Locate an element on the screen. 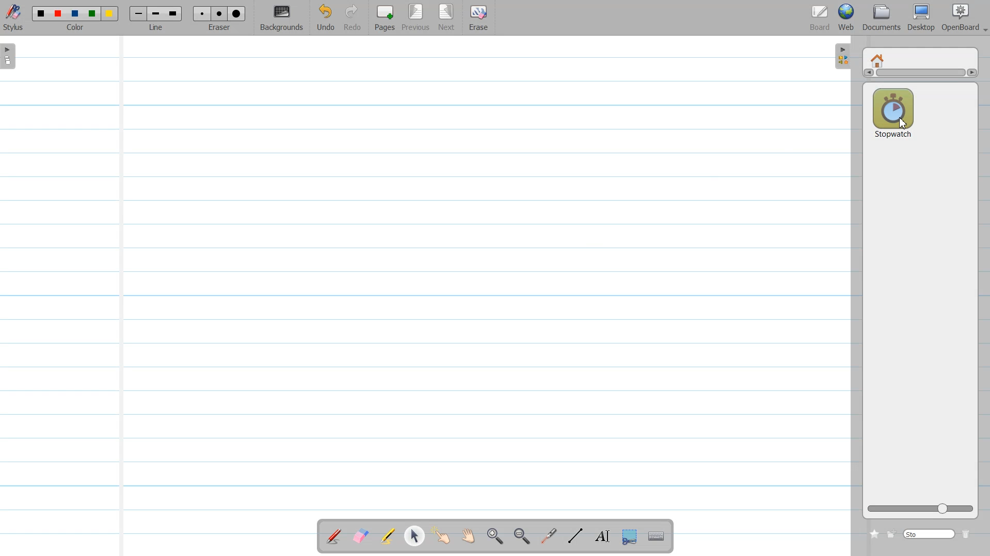  Interact with Item is located at coordinates (443, 536).